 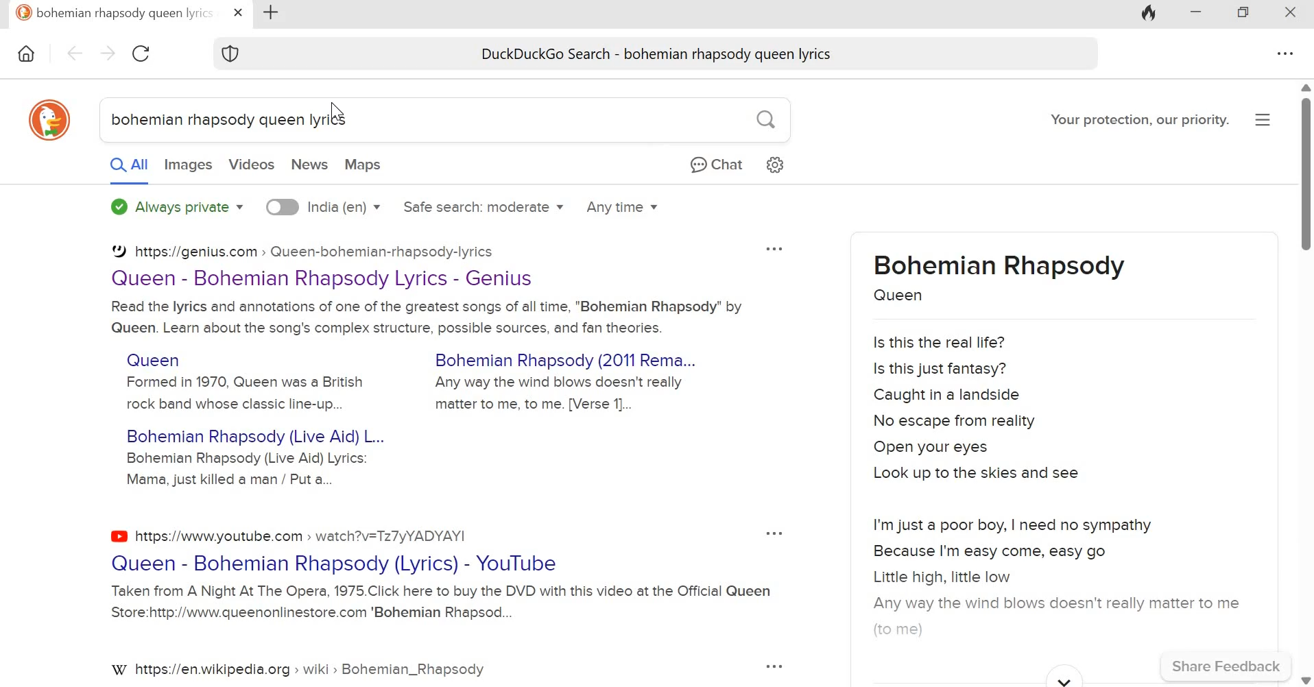 What do you see at coordinates (428, 317) in the screenshot?
I see `Read the lyrics and annotations of one of the greatest songs of all time, "Bohemian Rhapsody" by
Queen. Learn about the song's complex structure, possible sources, and fan theories.` at bounding box center [428, 317].